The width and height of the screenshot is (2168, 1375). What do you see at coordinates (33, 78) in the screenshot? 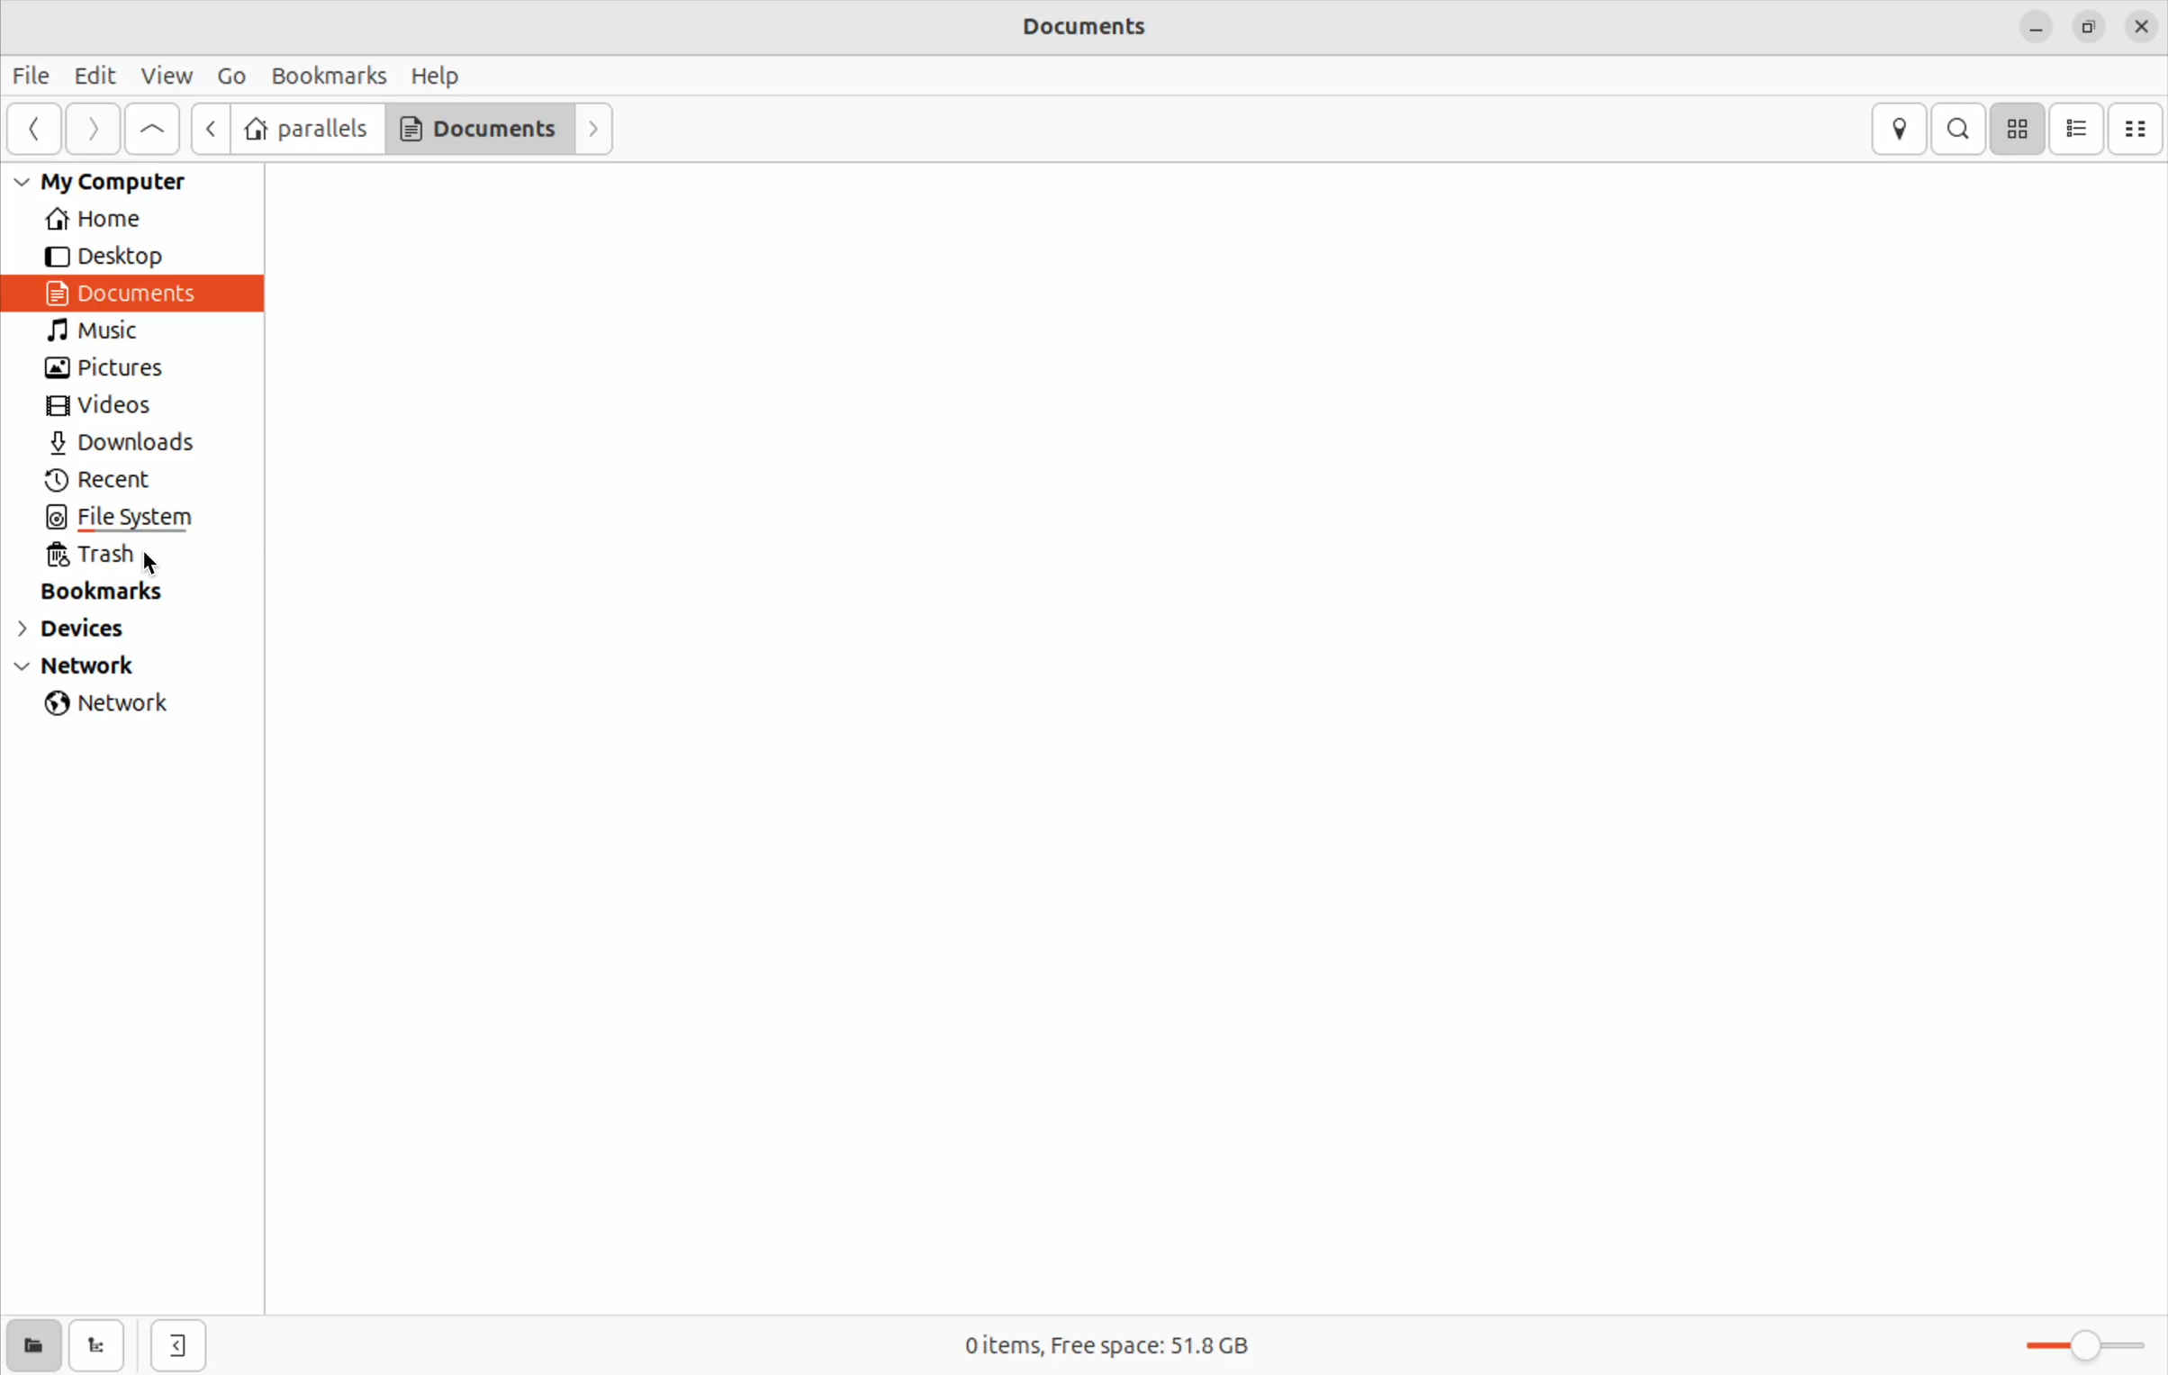
I see `File` at bounding box center [33, 78].